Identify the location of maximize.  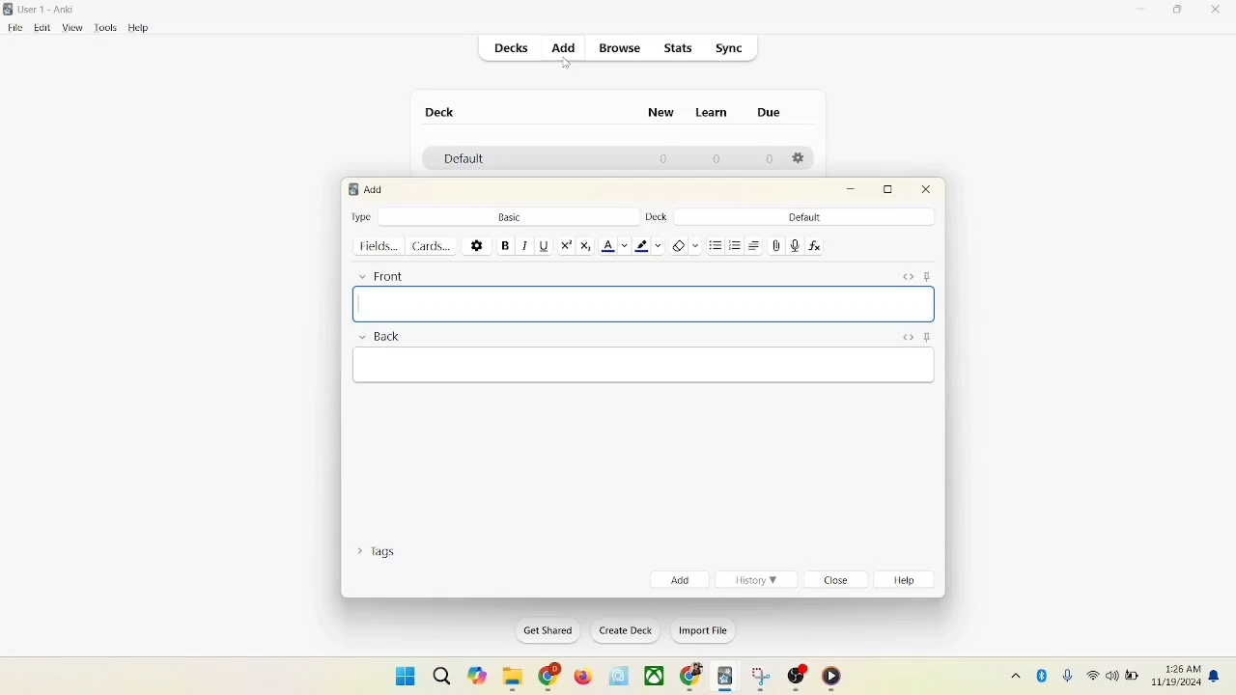
(1180, 13).